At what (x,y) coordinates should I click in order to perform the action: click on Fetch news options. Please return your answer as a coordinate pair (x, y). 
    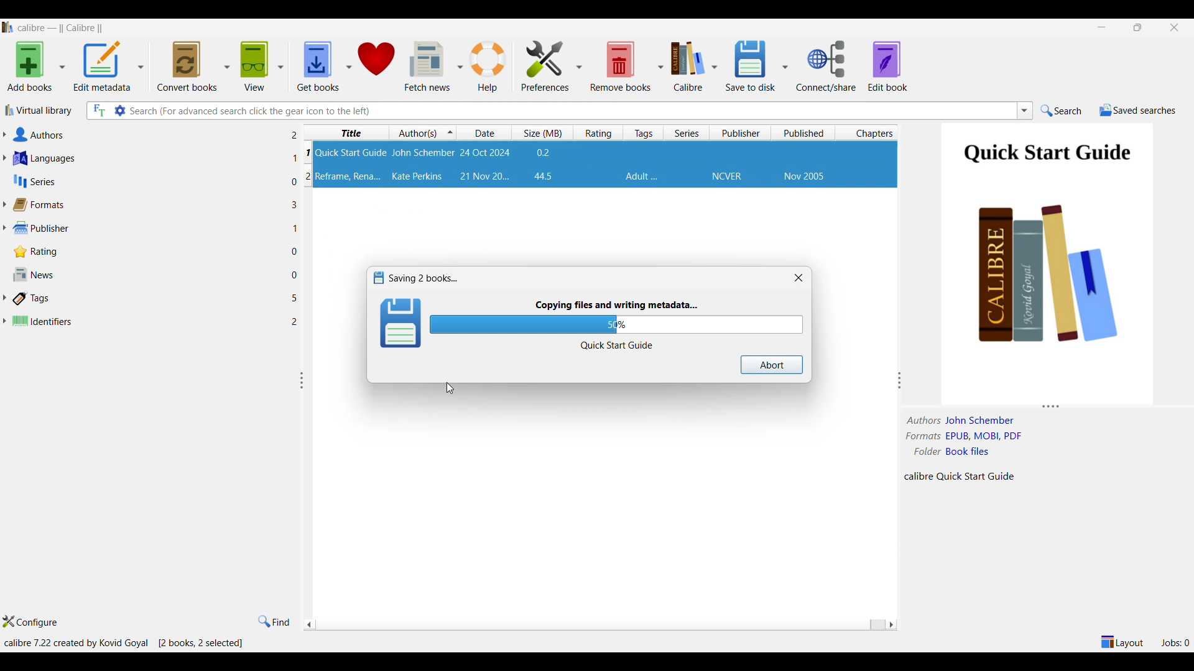
    Looking at the image, I should click on (433, 66).